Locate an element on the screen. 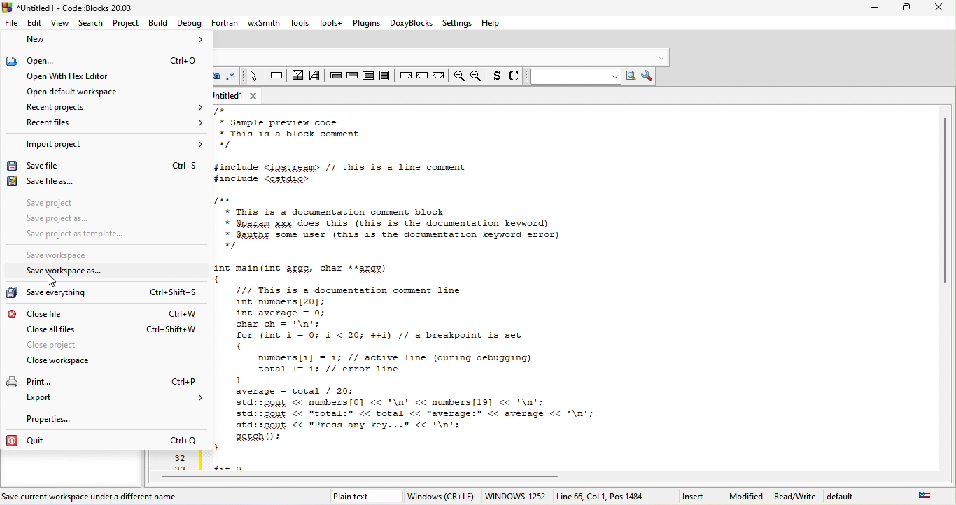 Image resolution: width=956 pixels, height=505 pixels. tools is located at coordinates (300, 23).